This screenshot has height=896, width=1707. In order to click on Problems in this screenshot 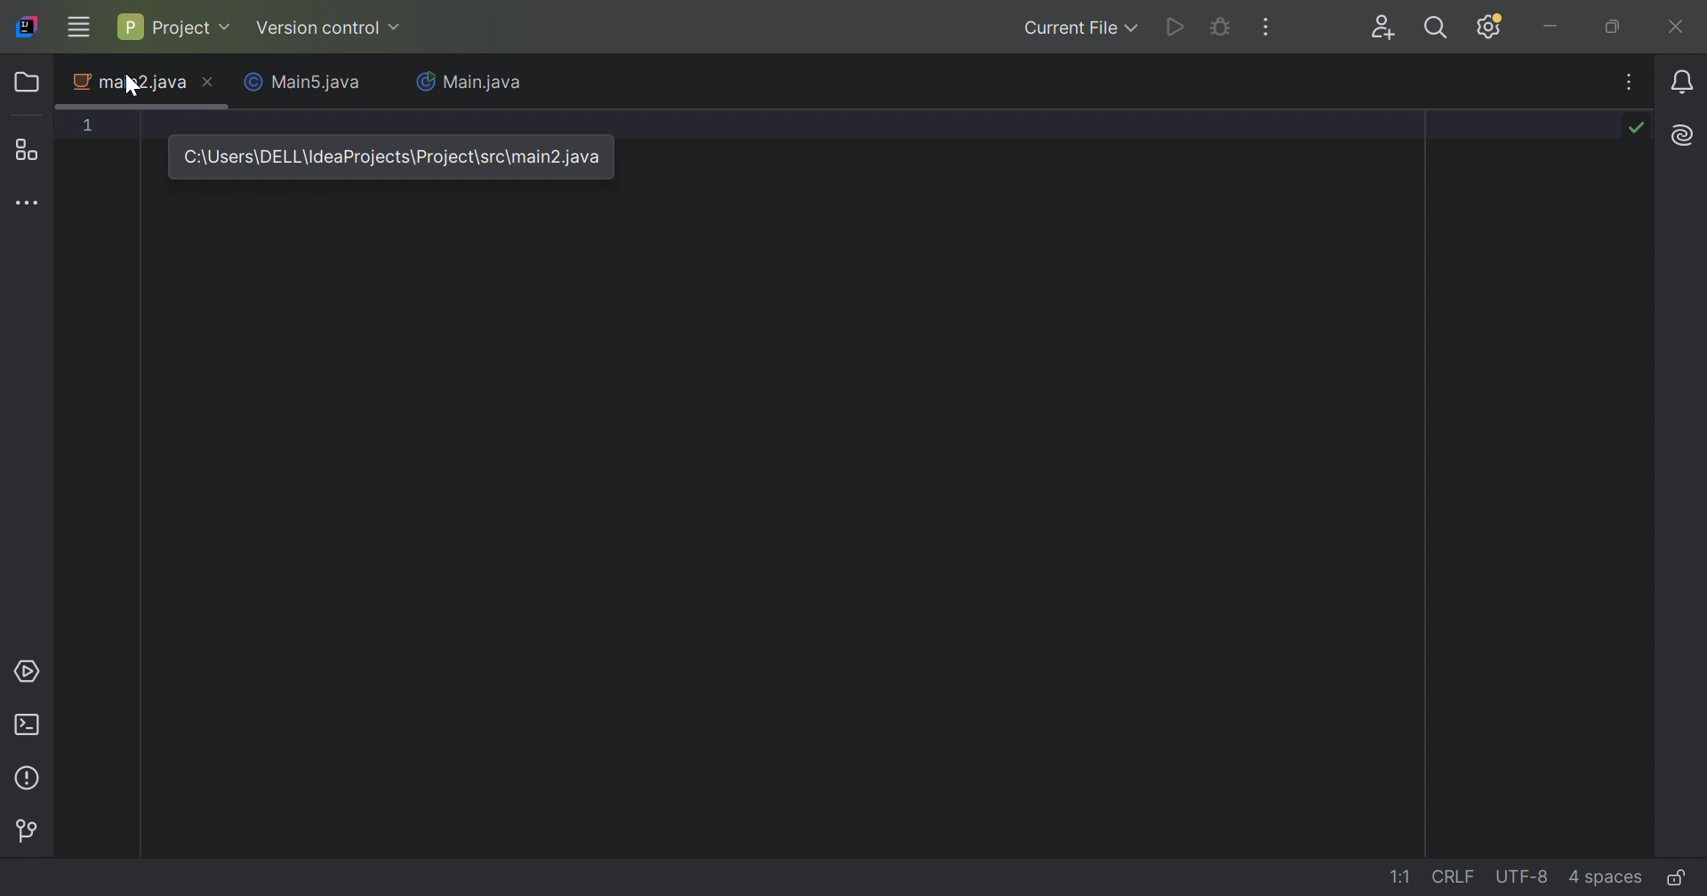, I will do `click(30, 779)`.